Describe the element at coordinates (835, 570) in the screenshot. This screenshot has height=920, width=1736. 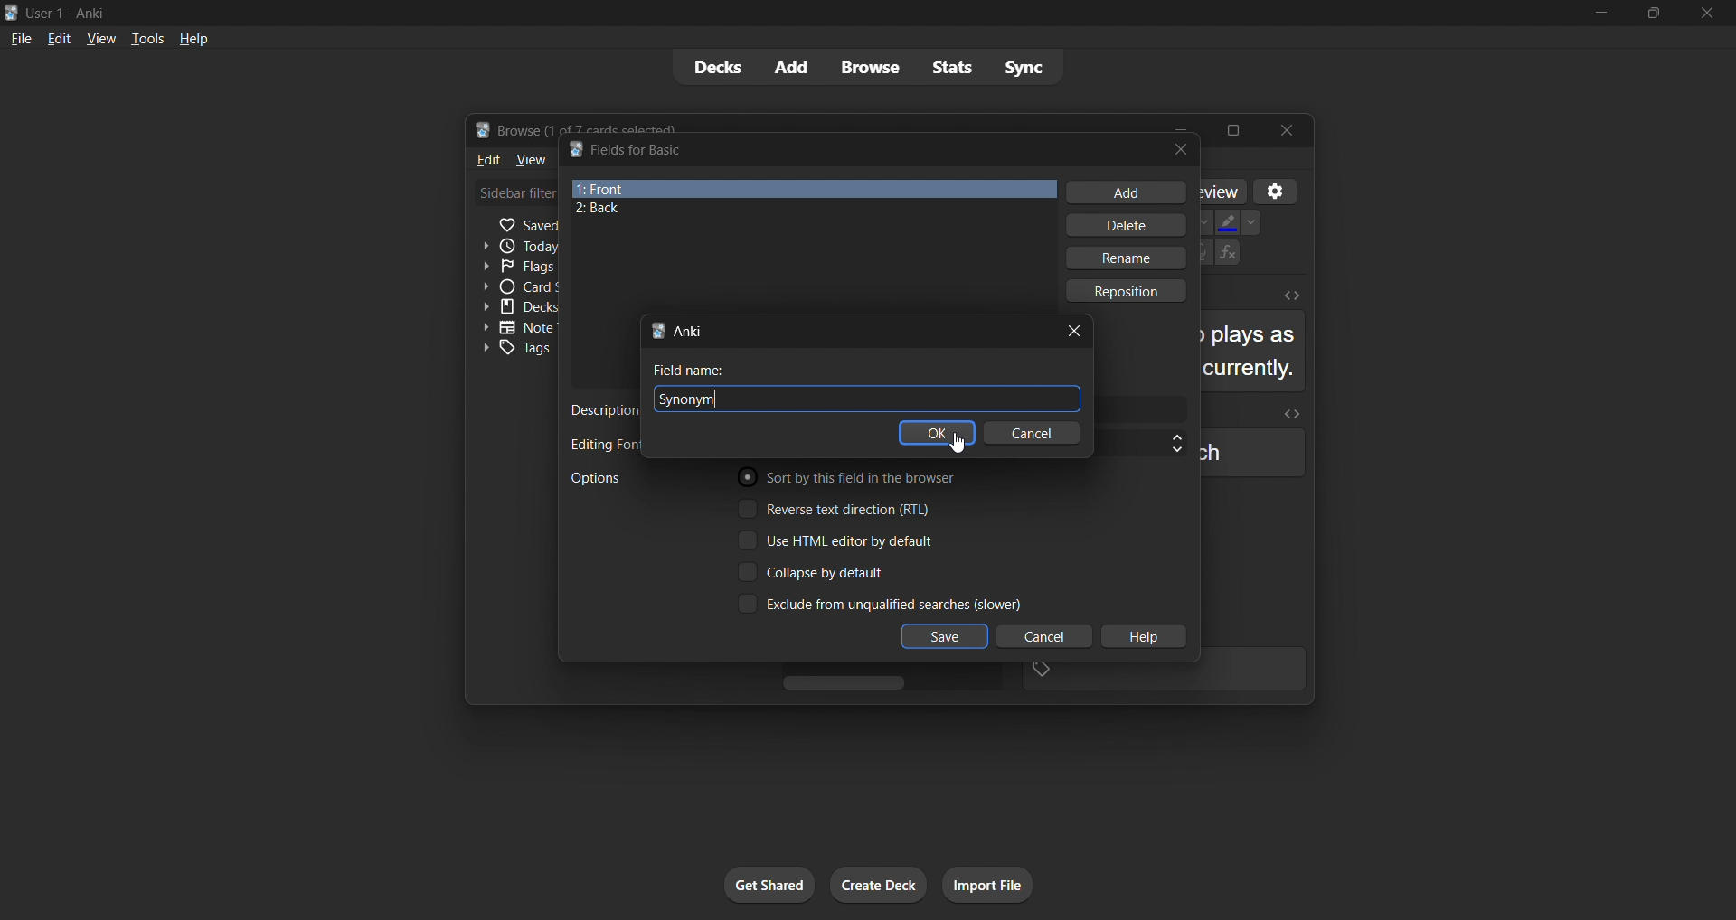
I see `Collapse by default` at that location.